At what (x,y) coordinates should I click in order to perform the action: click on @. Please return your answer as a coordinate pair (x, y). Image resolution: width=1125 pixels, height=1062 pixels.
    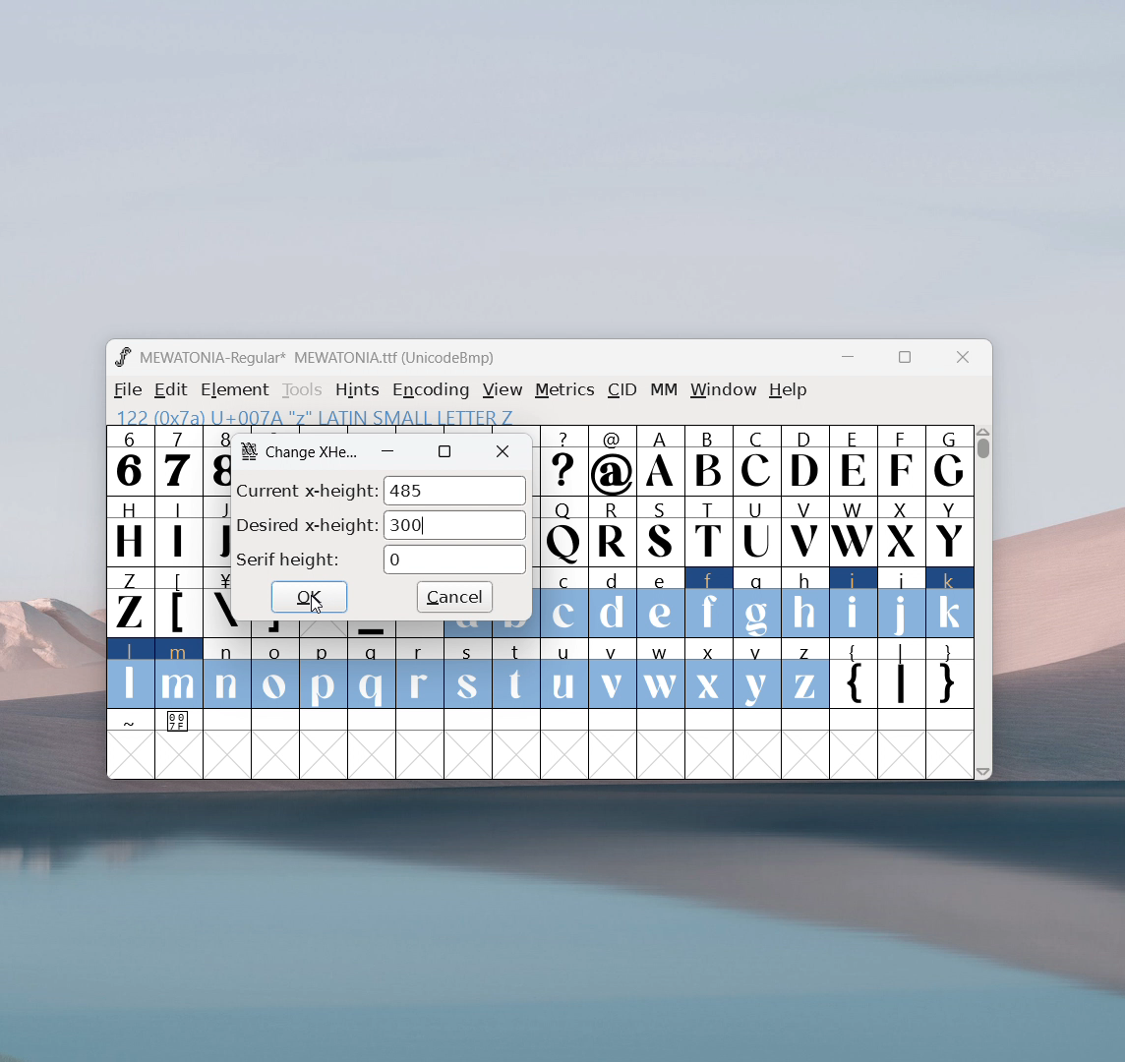
    Looking at the image, I should click on (614, 461).